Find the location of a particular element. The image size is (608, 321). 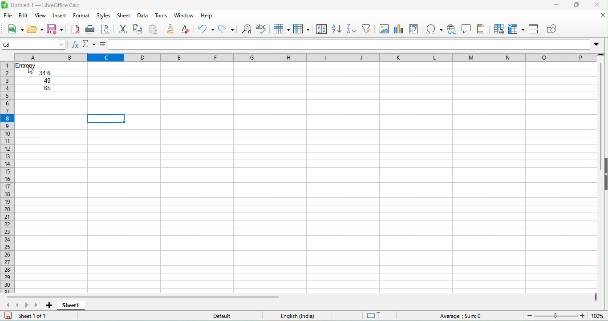

view is located at coordinates (41, 16).